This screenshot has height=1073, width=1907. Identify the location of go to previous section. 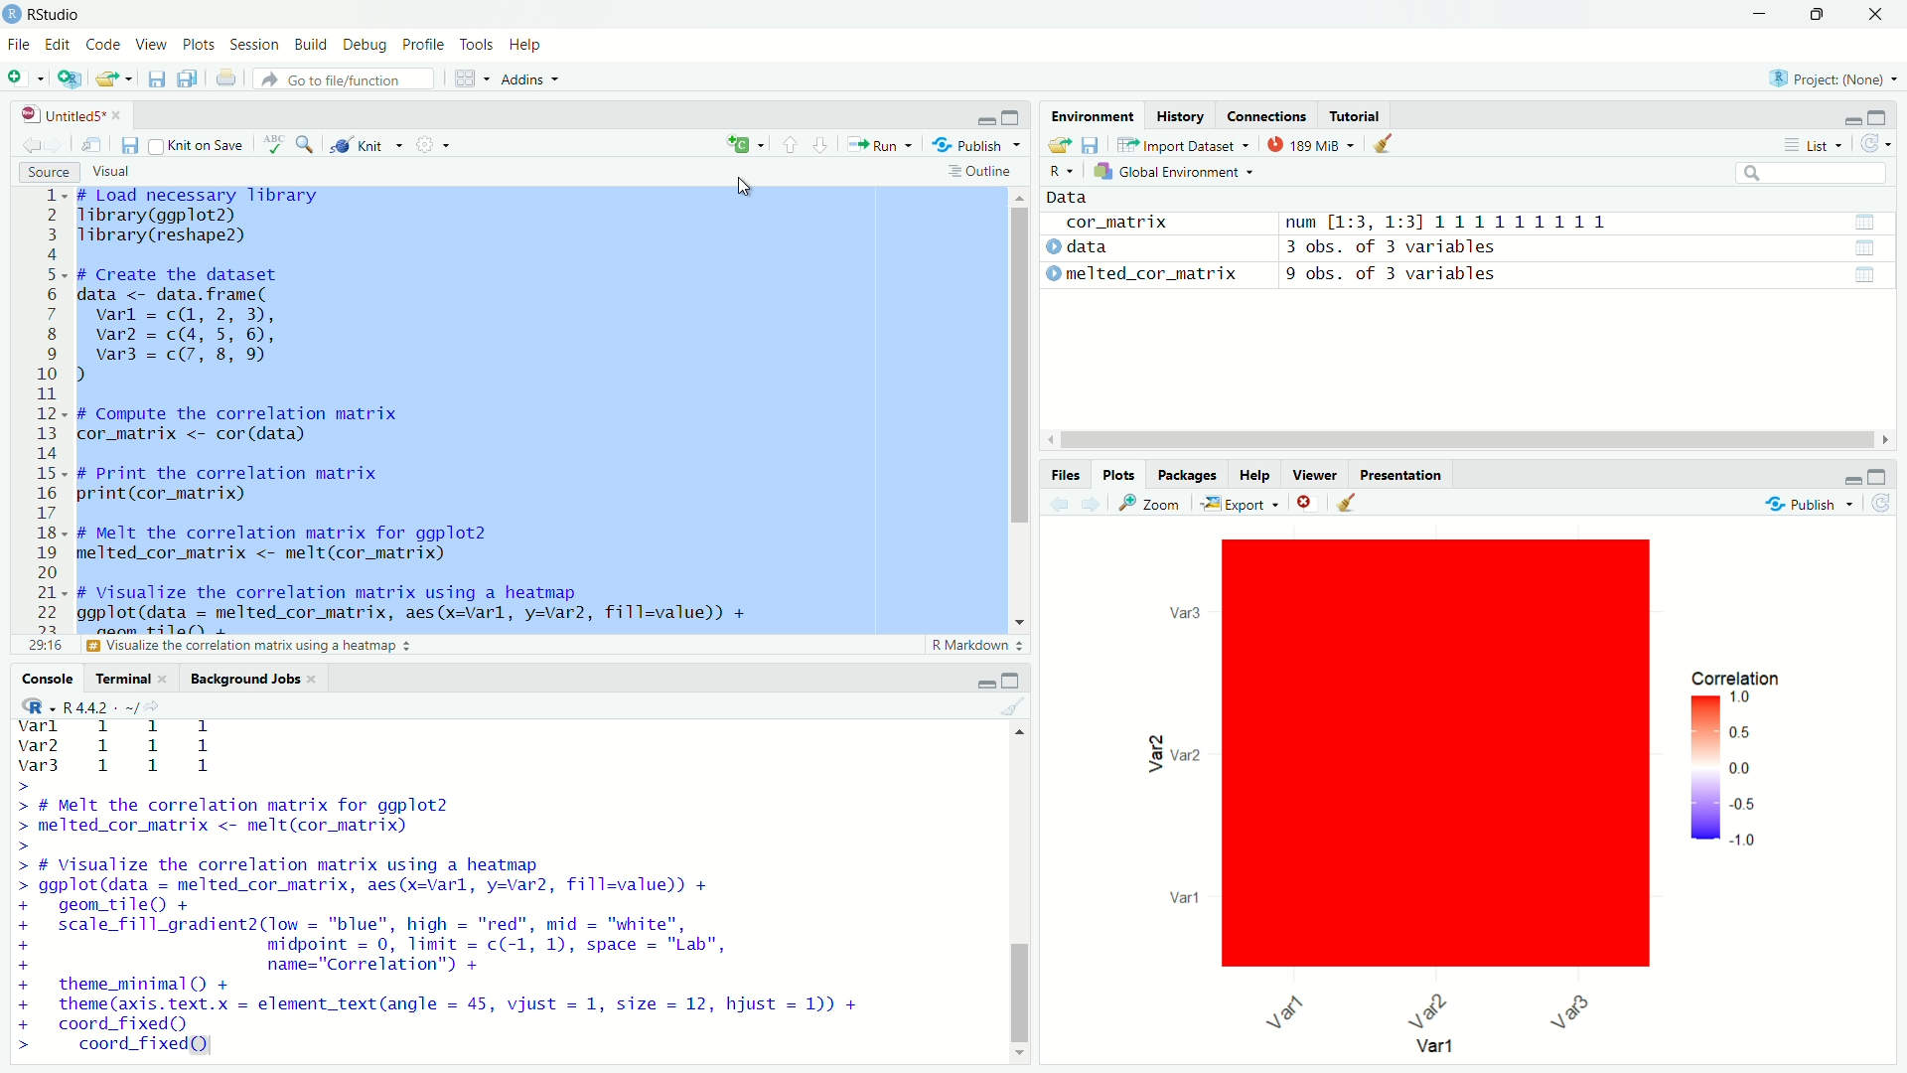
(789, 142).